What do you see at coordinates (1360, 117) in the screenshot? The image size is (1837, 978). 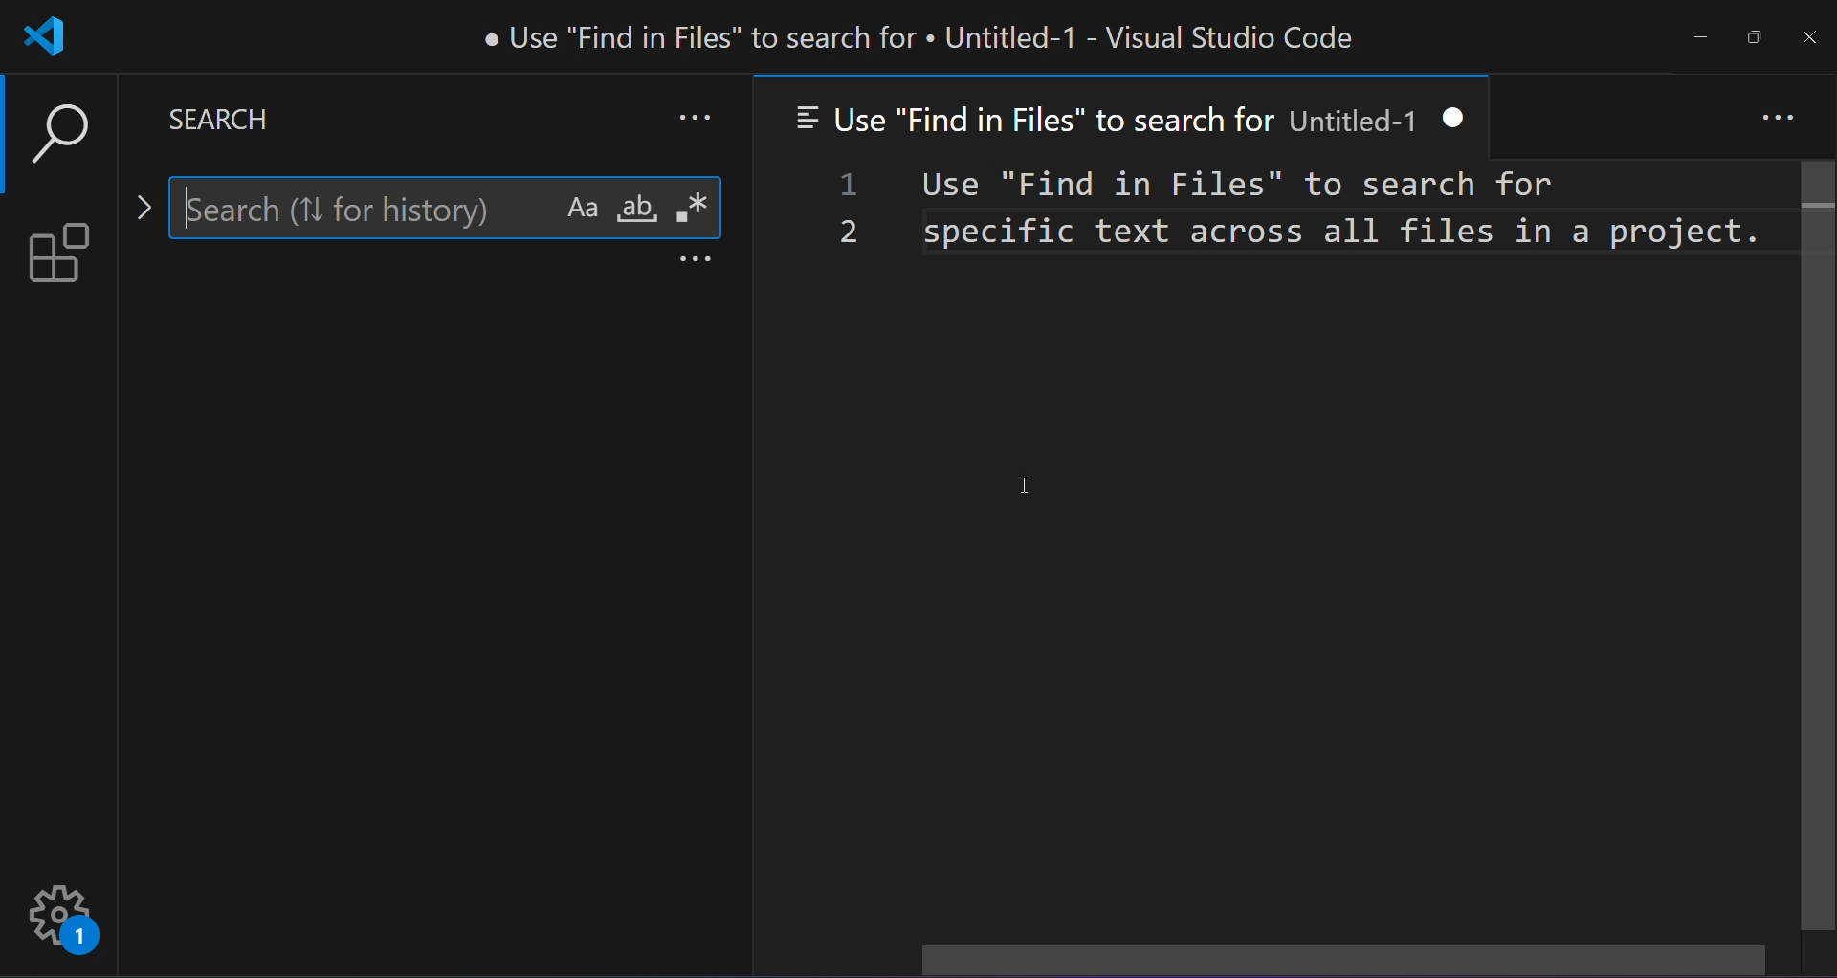 I see `Untitled-1` at bounding box center [1360, 117].